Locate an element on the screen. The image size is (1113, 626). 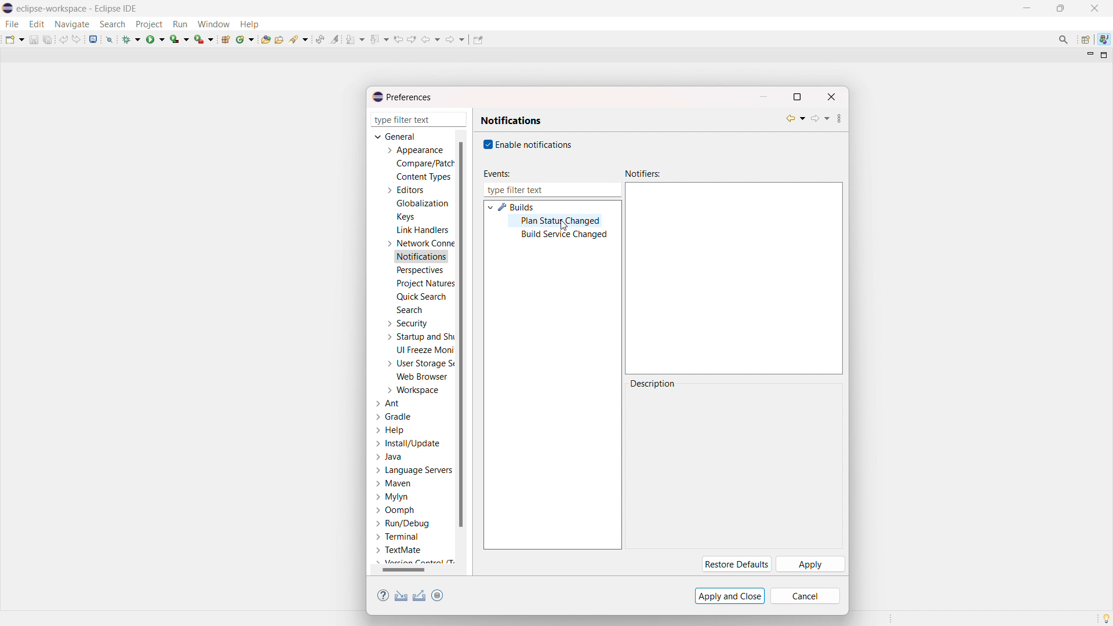
toggle oomph preference recorder is located at coordinates (437, 595).